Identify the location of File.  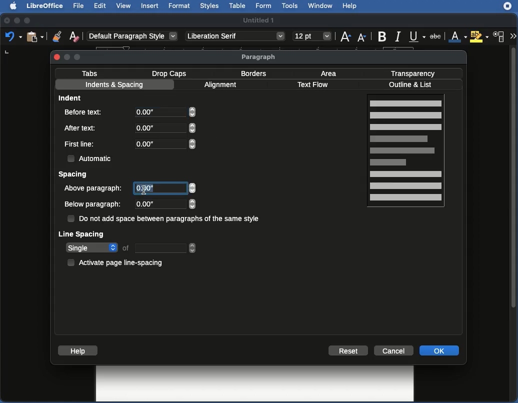
(77, 6).